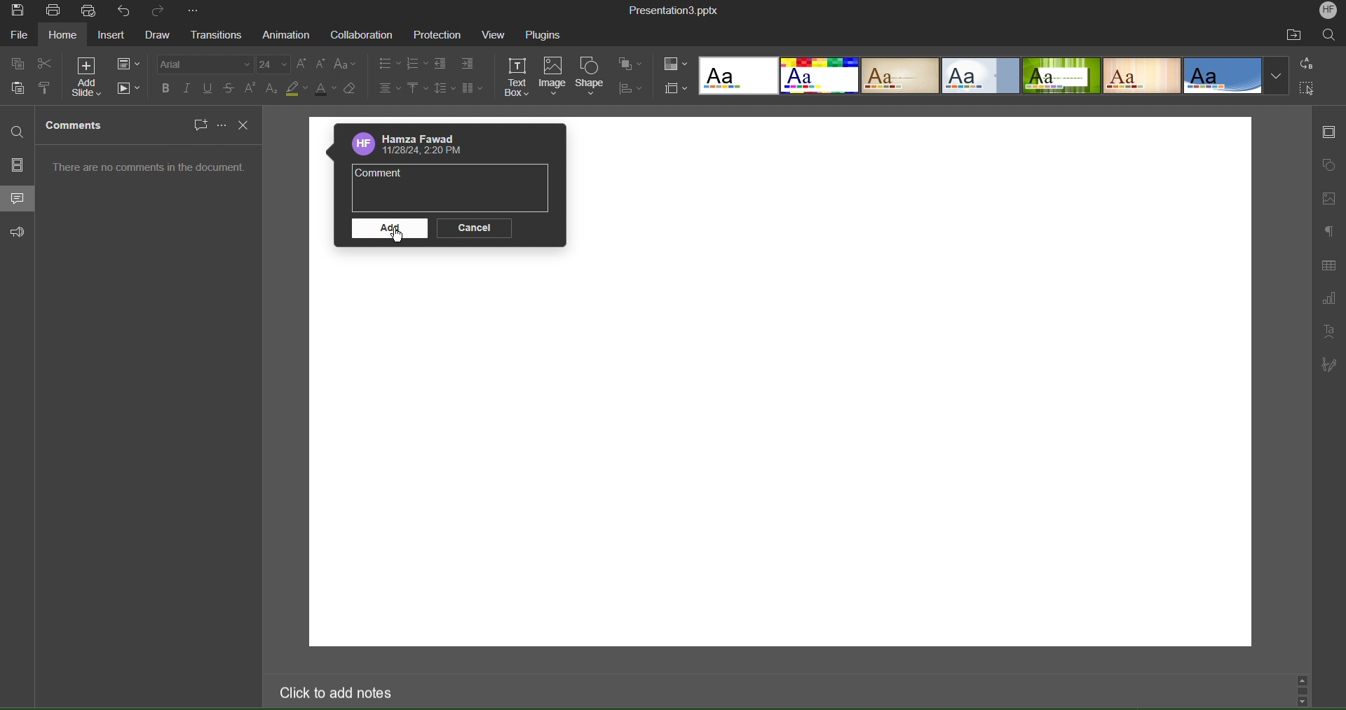 This screenshot has height=710, width=1346. I want to click on Protection, so click(439, 36).